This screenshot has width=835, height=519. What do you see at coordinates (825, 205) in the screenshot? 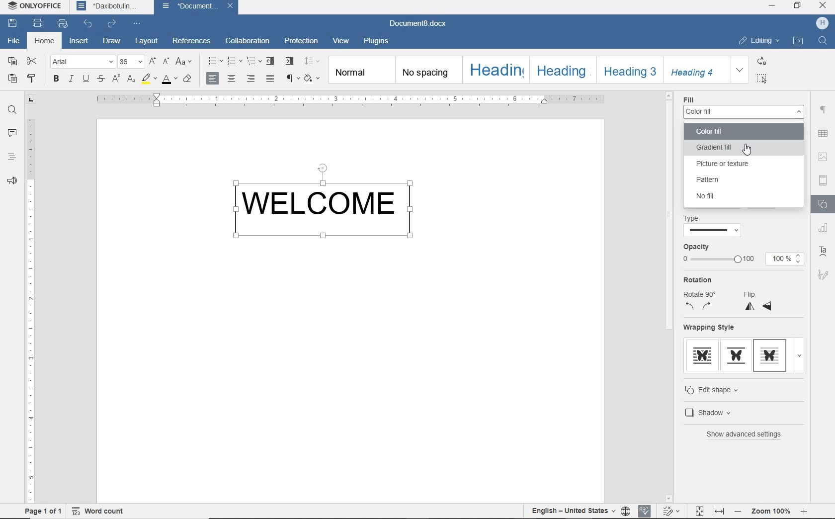
I see `SHAPE` at bounding box center [825, 205].